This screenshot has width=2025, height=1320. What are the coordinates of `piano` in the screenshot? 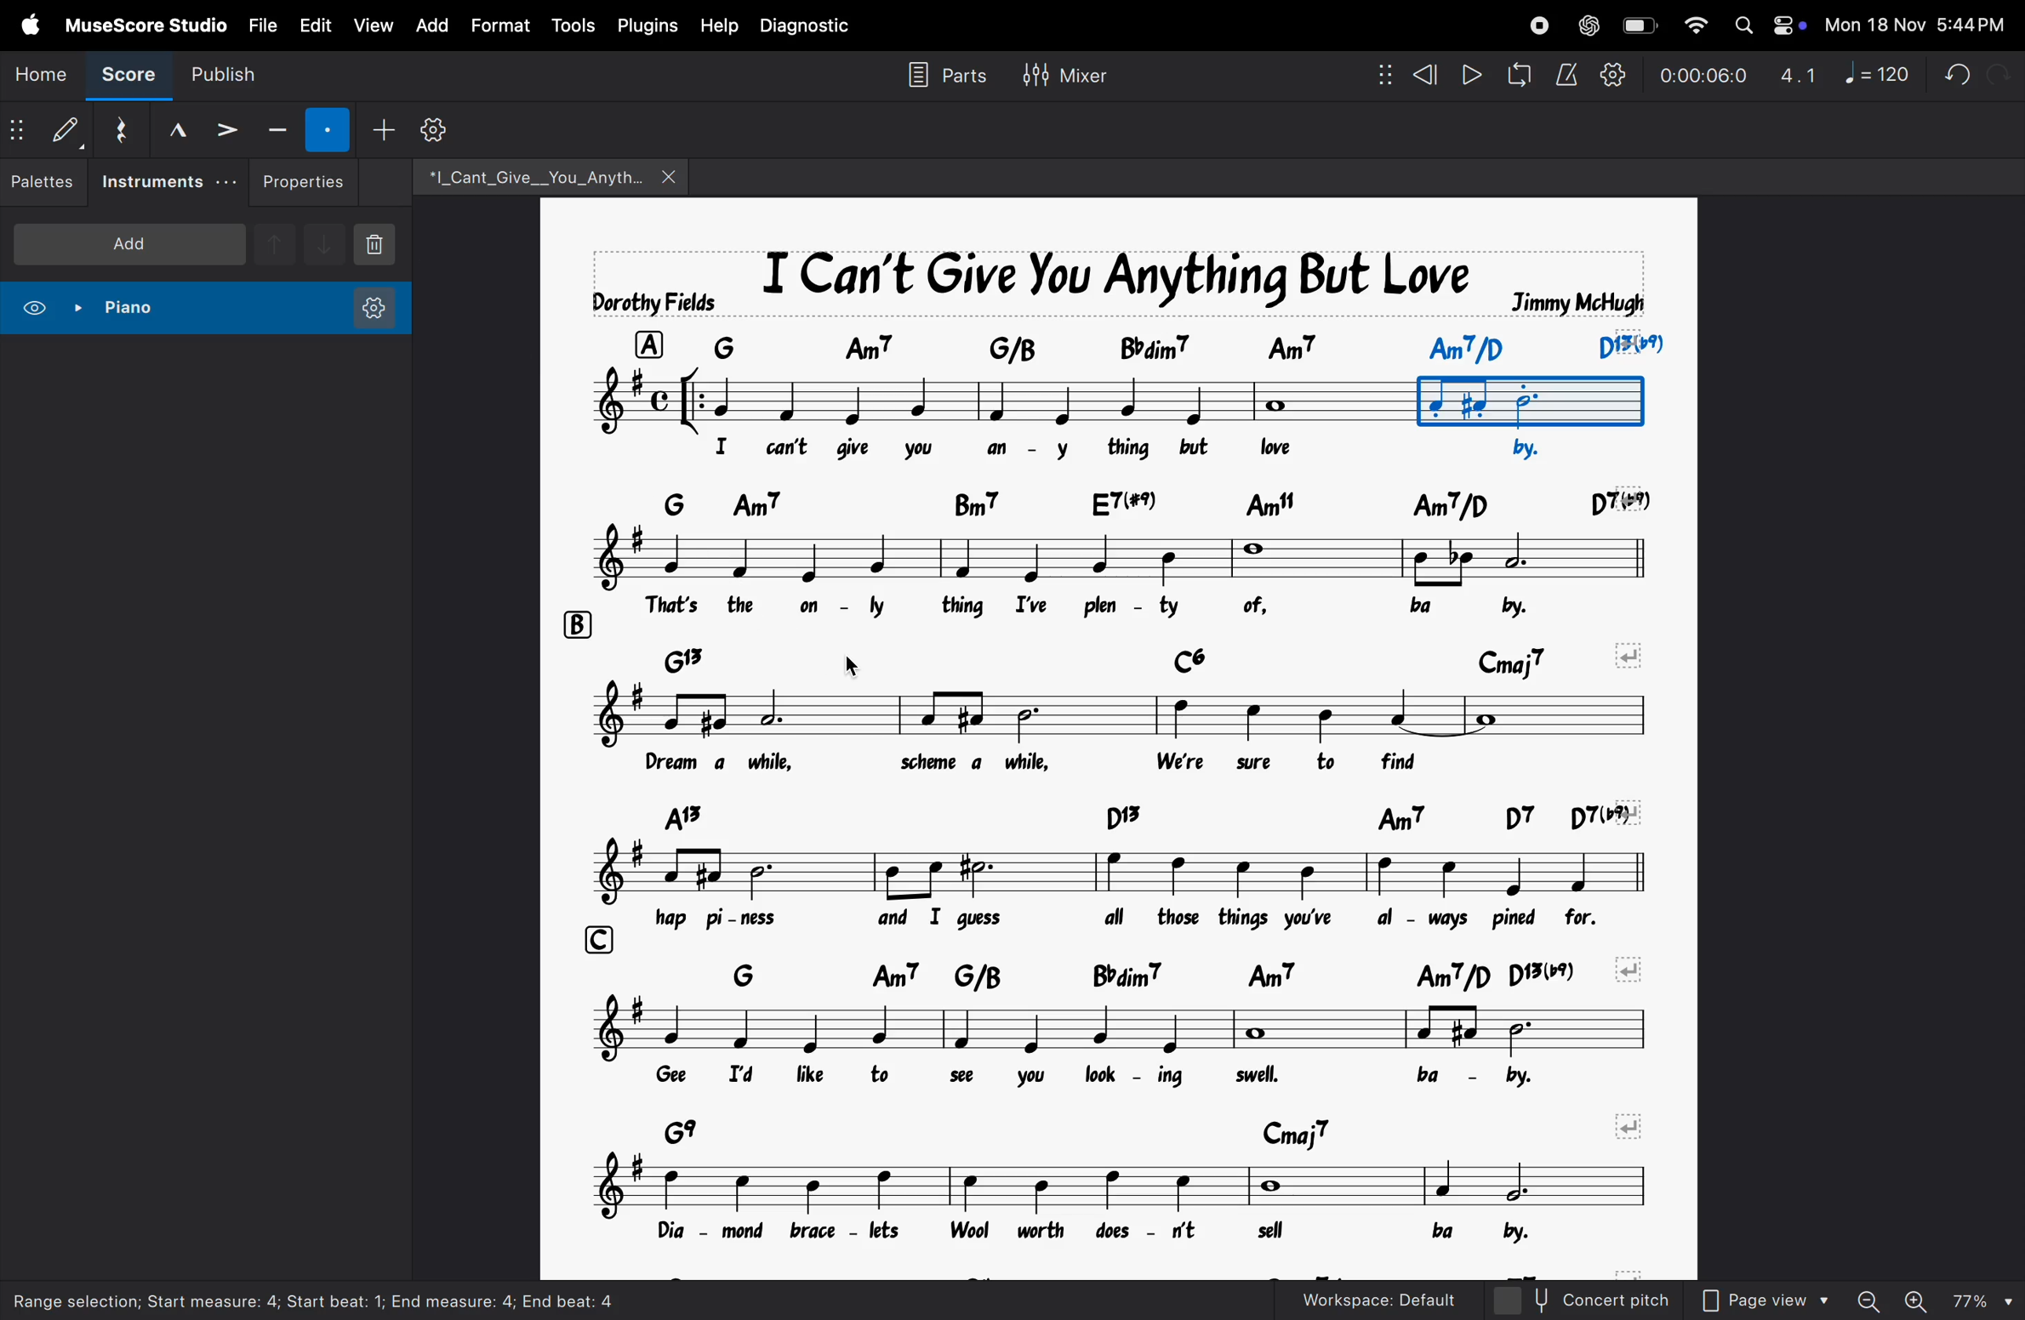 It's located at (116, 311).